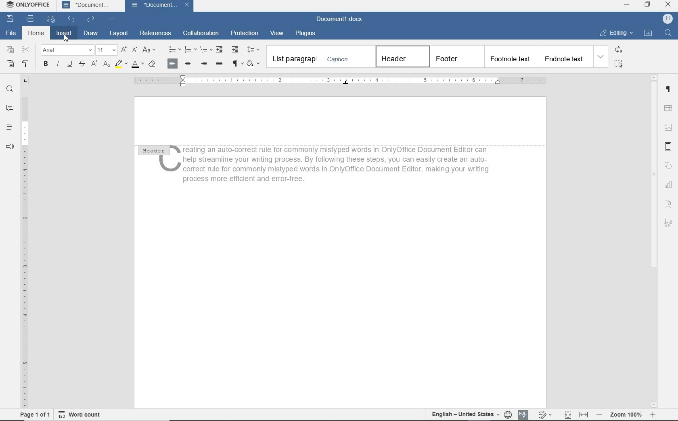  I want to click on INCREMENT FONT SIZE, so click(124, 49).